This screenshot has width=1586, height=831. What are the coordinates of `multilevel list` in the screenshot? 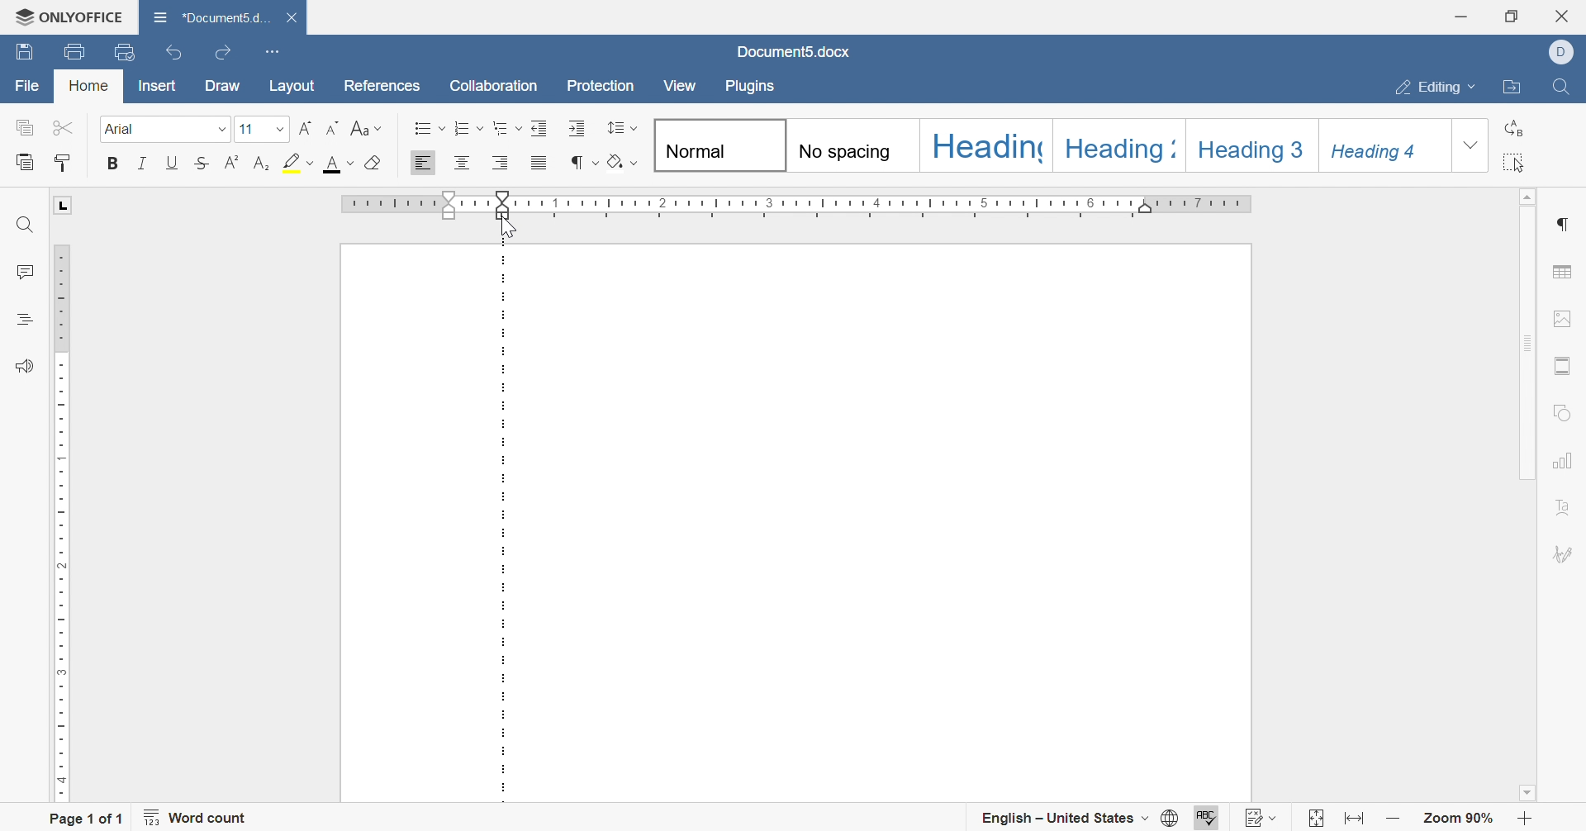 It's located at (506, 127).